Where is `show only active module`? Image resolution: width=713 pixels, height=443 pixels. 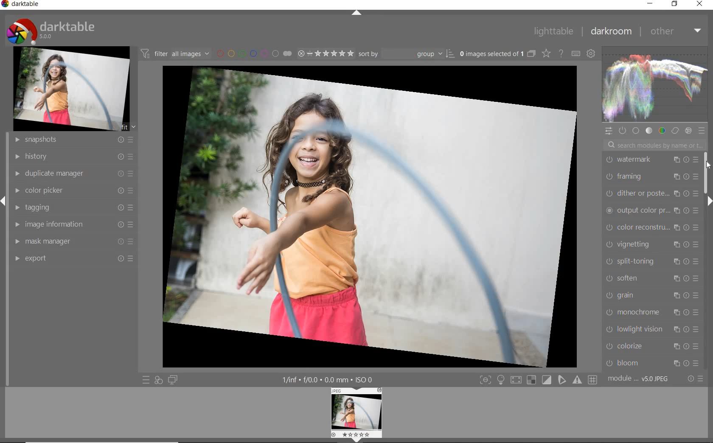 show only active module is located at coordinates (622, 130).